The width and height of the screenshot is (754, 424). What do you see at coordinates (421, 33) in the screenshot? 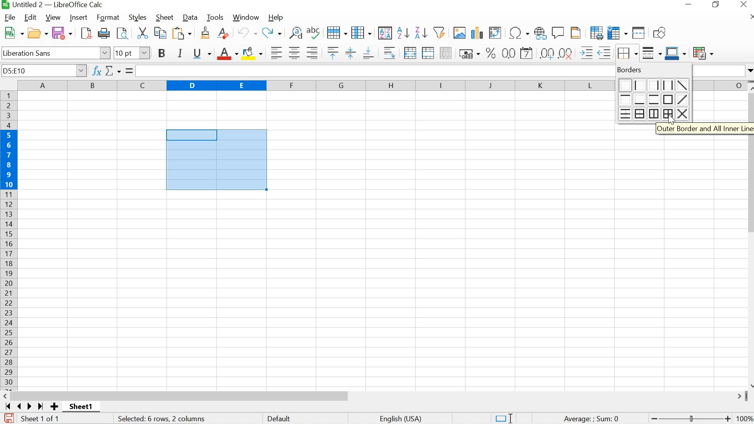
I see `SORT DESCENDING` at bounding box center [421, 33].